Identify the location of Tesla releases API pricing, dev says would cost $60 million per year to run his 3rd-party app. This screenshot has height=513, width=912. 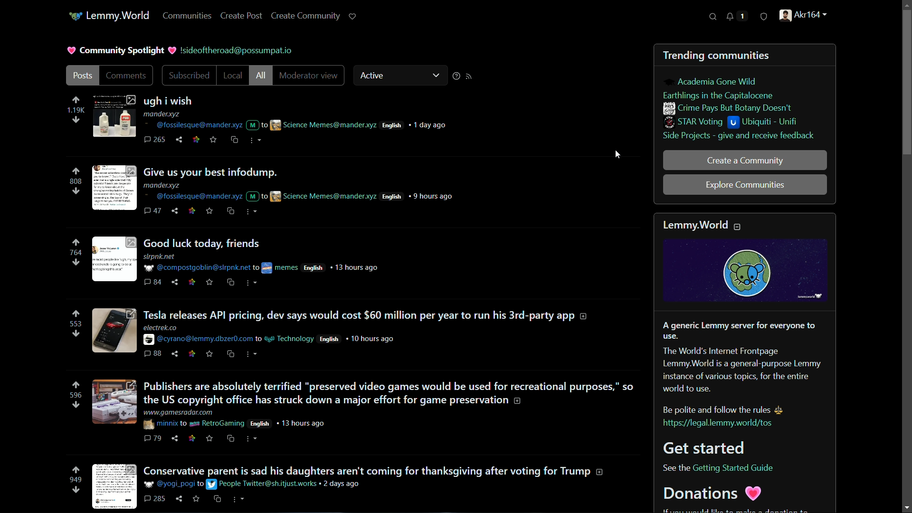
(359, 315).